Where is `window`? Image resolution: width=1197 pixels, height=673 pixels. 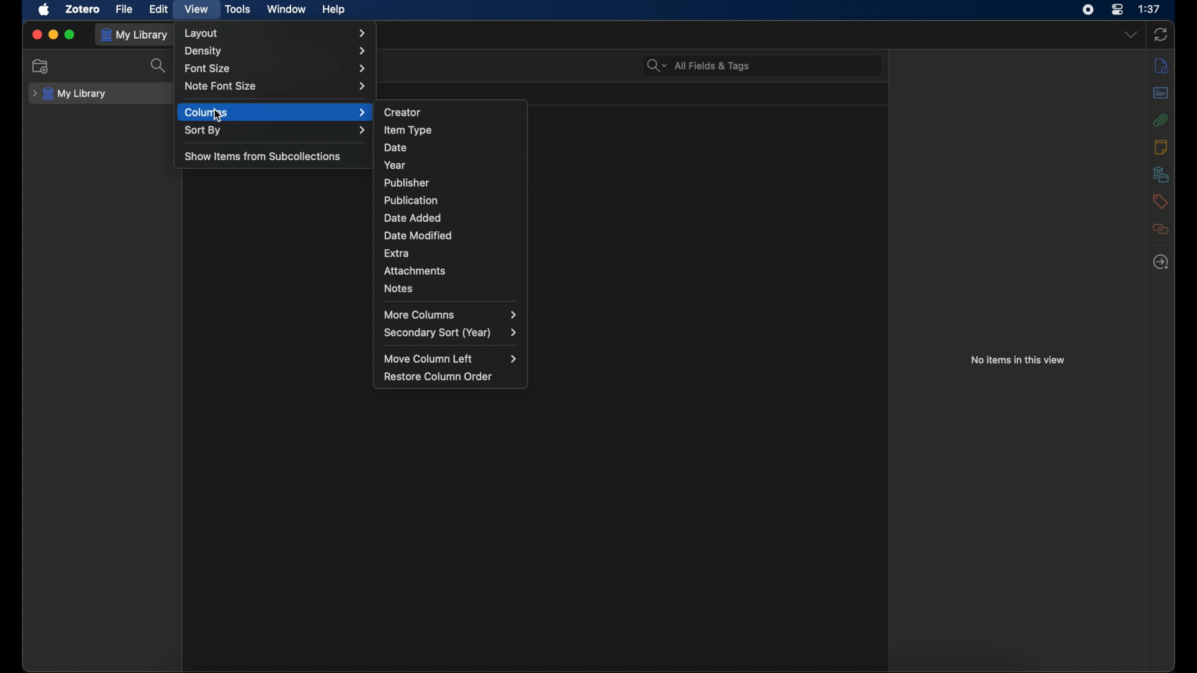 window is located at coordinates (286, 9).